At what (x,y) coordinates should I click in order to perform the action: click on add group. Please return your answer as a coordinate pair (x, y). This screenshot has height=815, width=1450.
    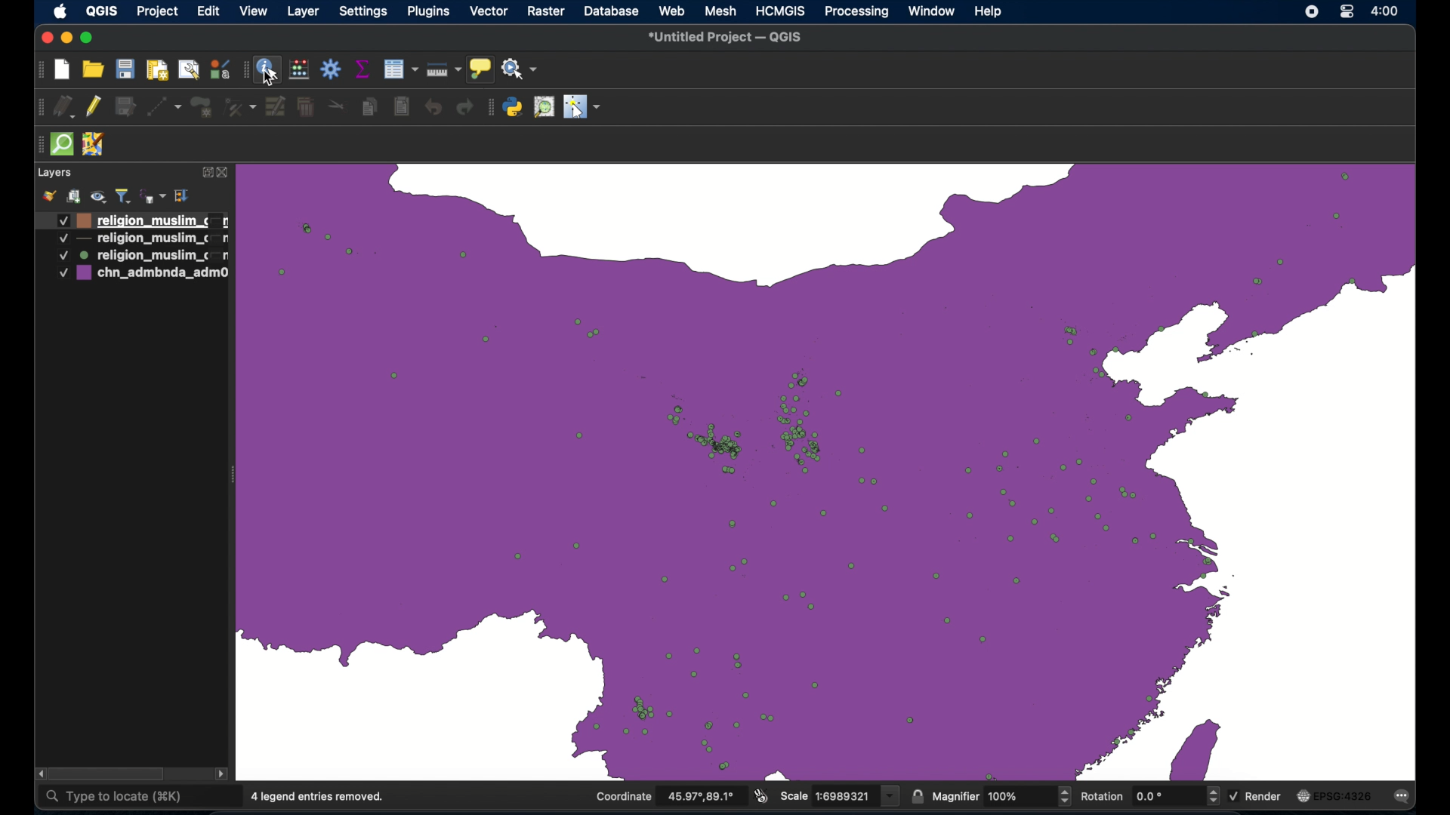
    Looking at the image, I should click on (74, 195).